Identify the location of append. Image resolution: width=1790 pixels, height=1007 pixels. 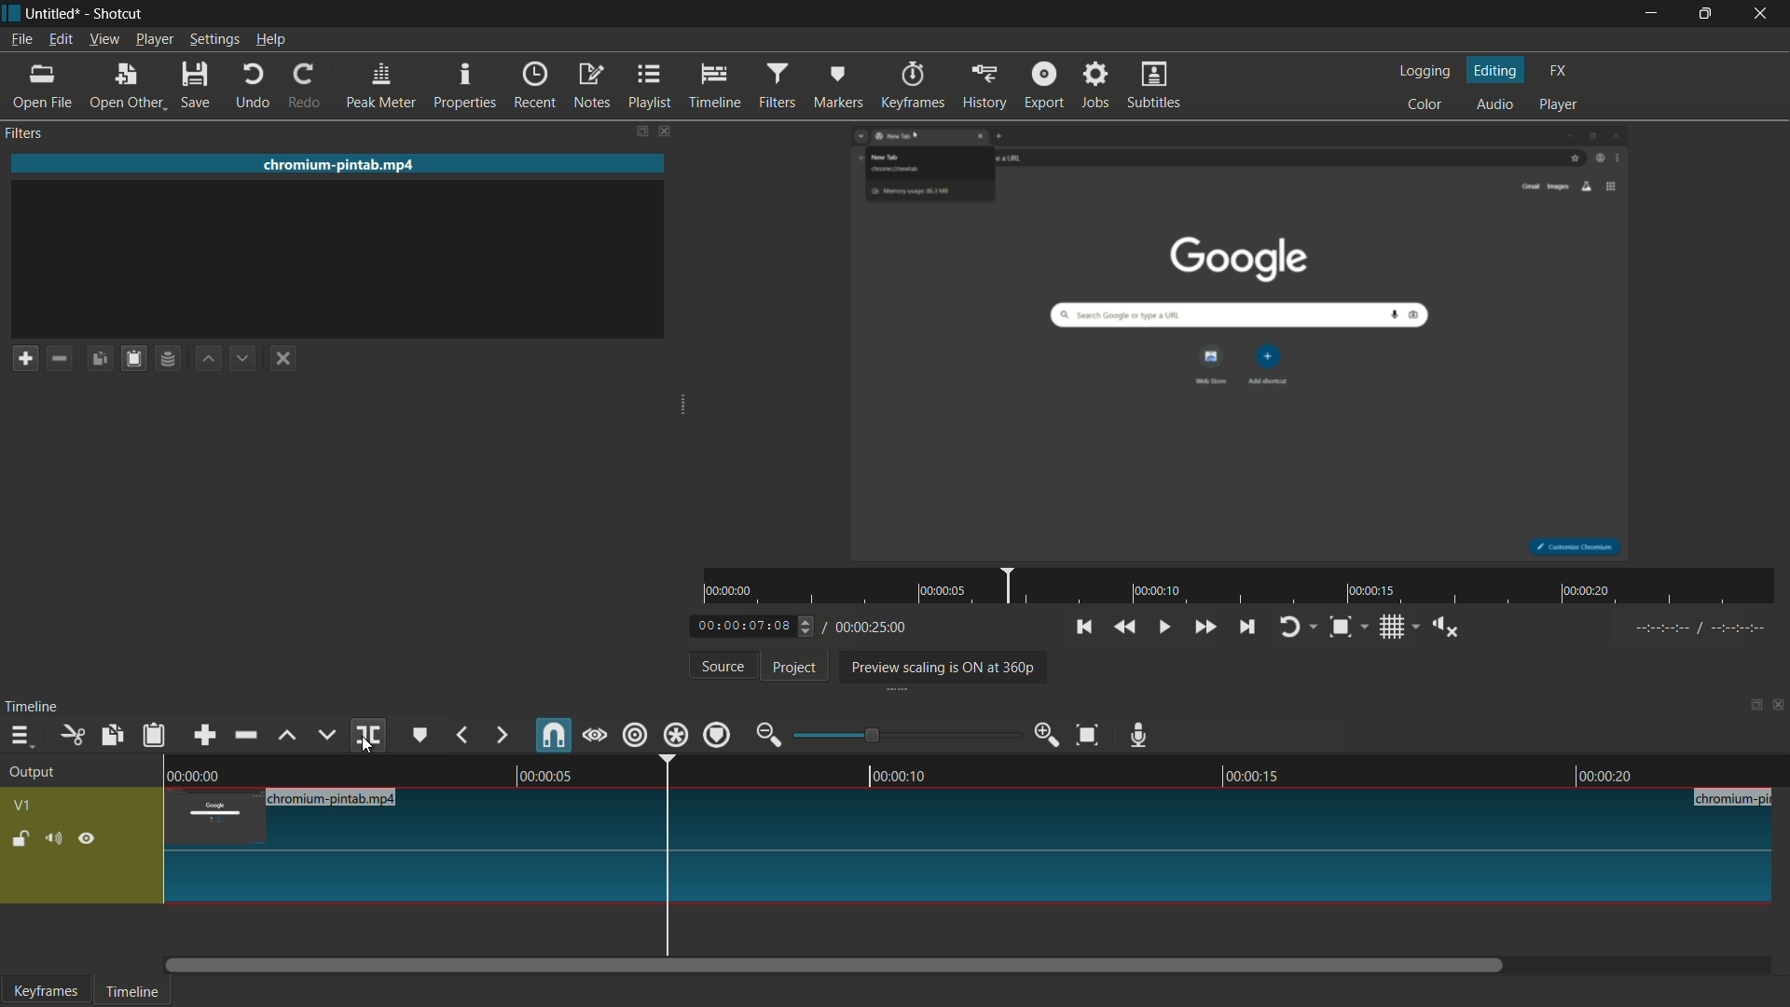
(203, 737).